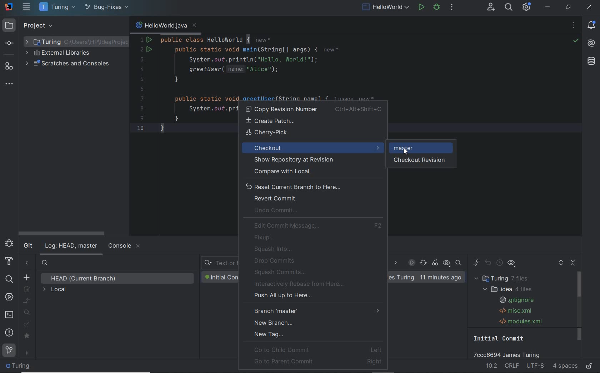 The width and height of the screenshot is (600, 373). What do you see at coordinates (274, 249) in the screenshot?
I see `squash into` at bounding box center [274, 249].